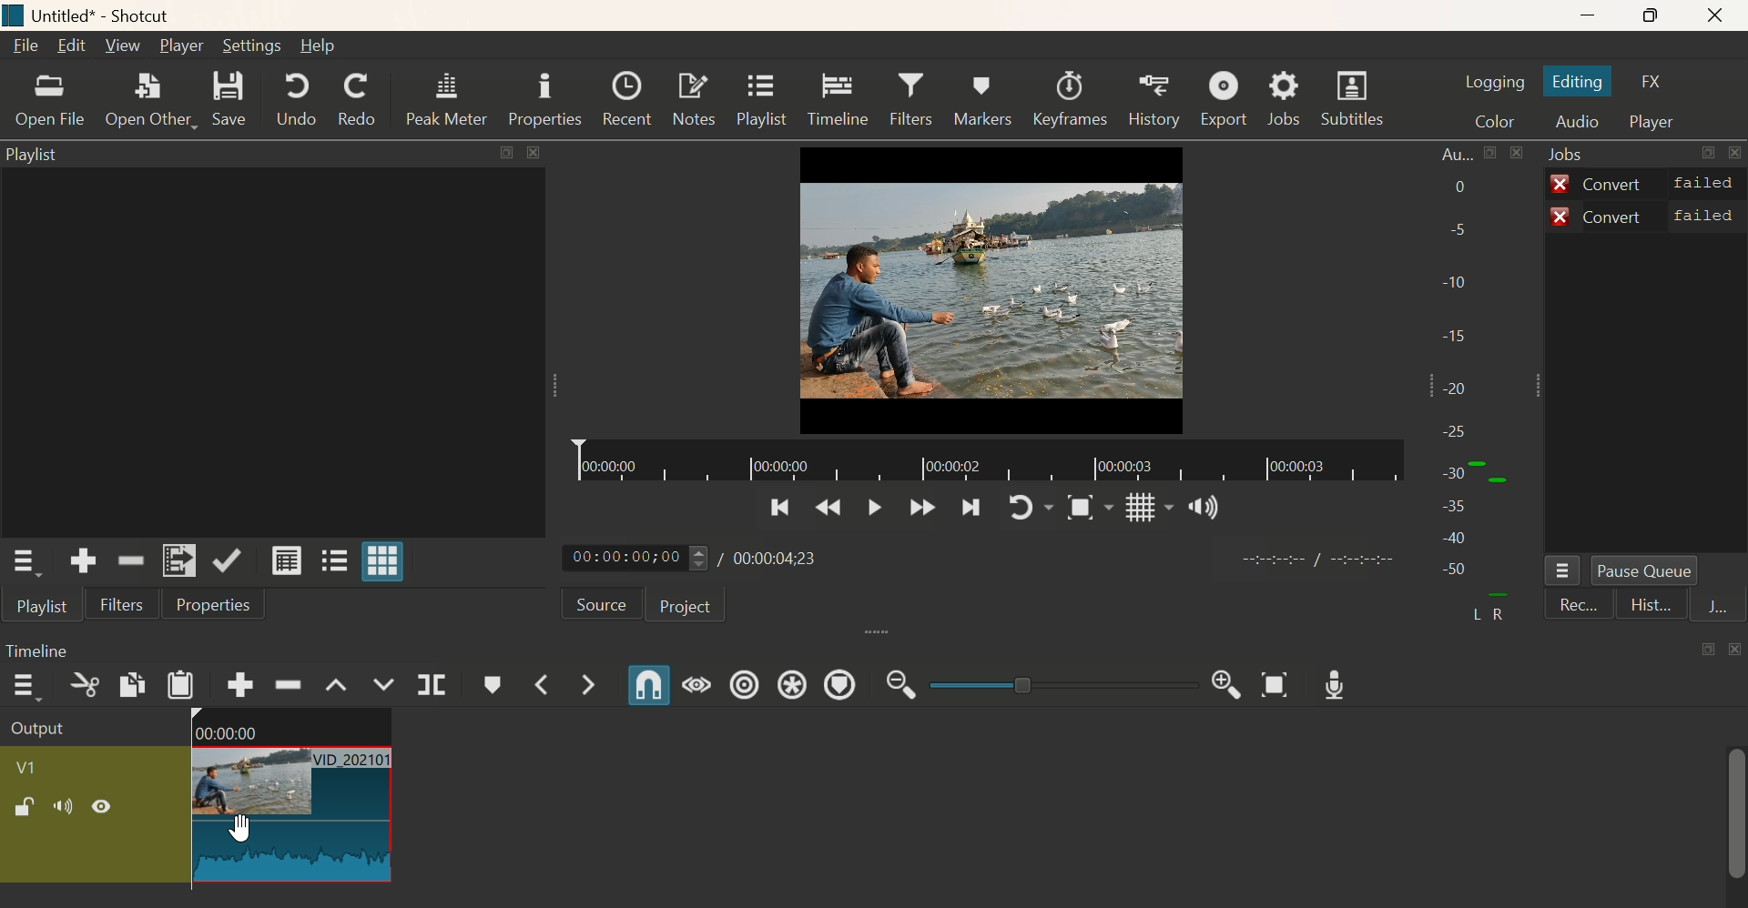  Describe the element at coordinates (256, 46) in the screenshot. I see `Setting` at that location.